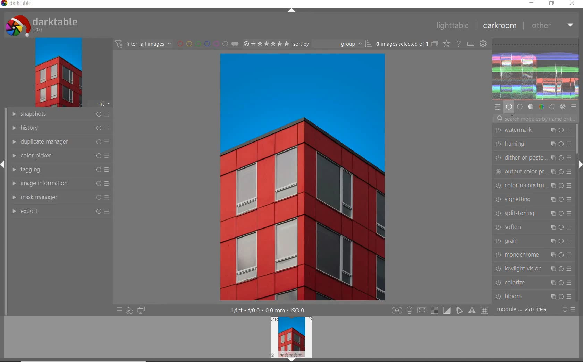 The image size is (583, 362). What do you see at coordinates (302, 177) in the screenshot?
I see `selected image ` at bounding box center [302, 177].